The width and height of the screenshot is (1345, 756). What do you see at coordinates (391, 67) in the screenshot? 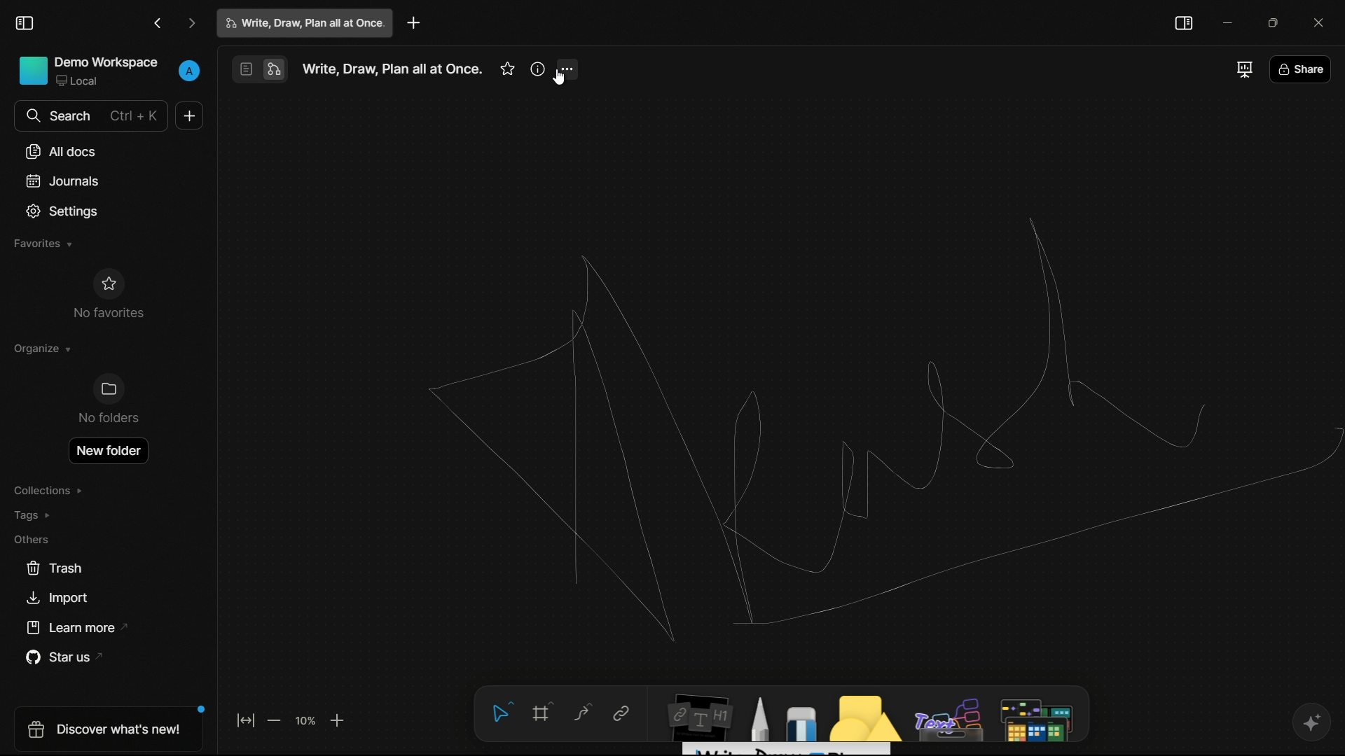
I see `Write, Draw, Plan all at Once.` at bounding box center [391, 67].